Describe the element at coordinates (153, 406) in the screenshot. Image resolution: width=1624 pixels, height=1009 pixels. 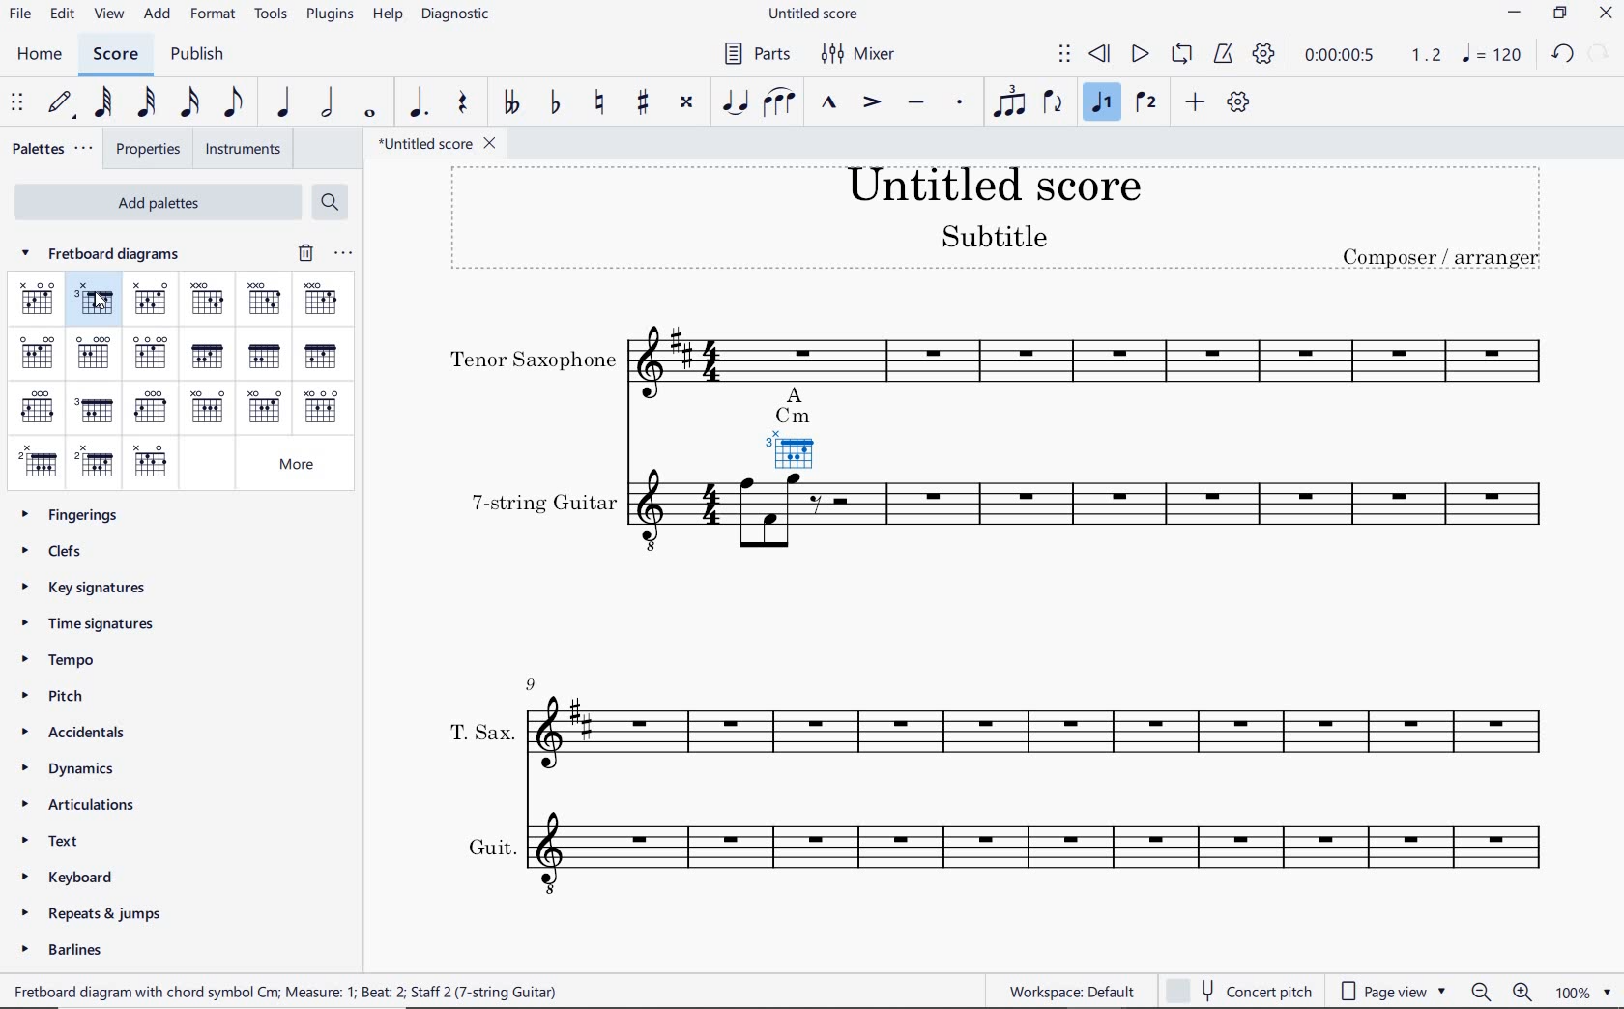
I see `G7` at that location.